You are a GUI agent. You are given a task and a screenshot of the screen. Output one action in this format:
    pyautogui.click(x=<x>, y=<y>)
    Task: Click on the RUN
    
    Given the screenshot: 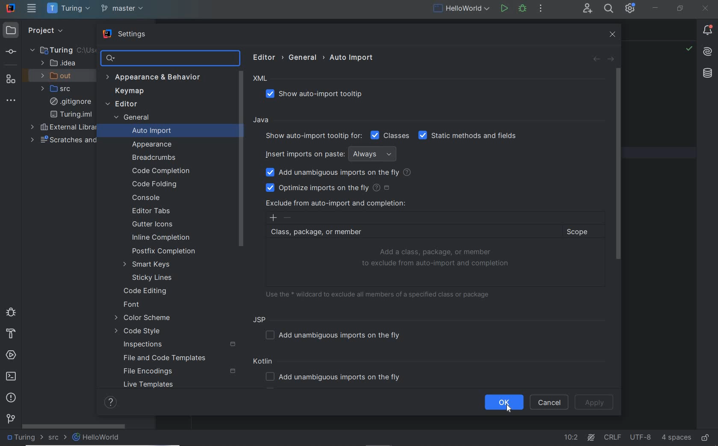 What is the action you would take?
    pyautogui.click(x=503, y=8)
    